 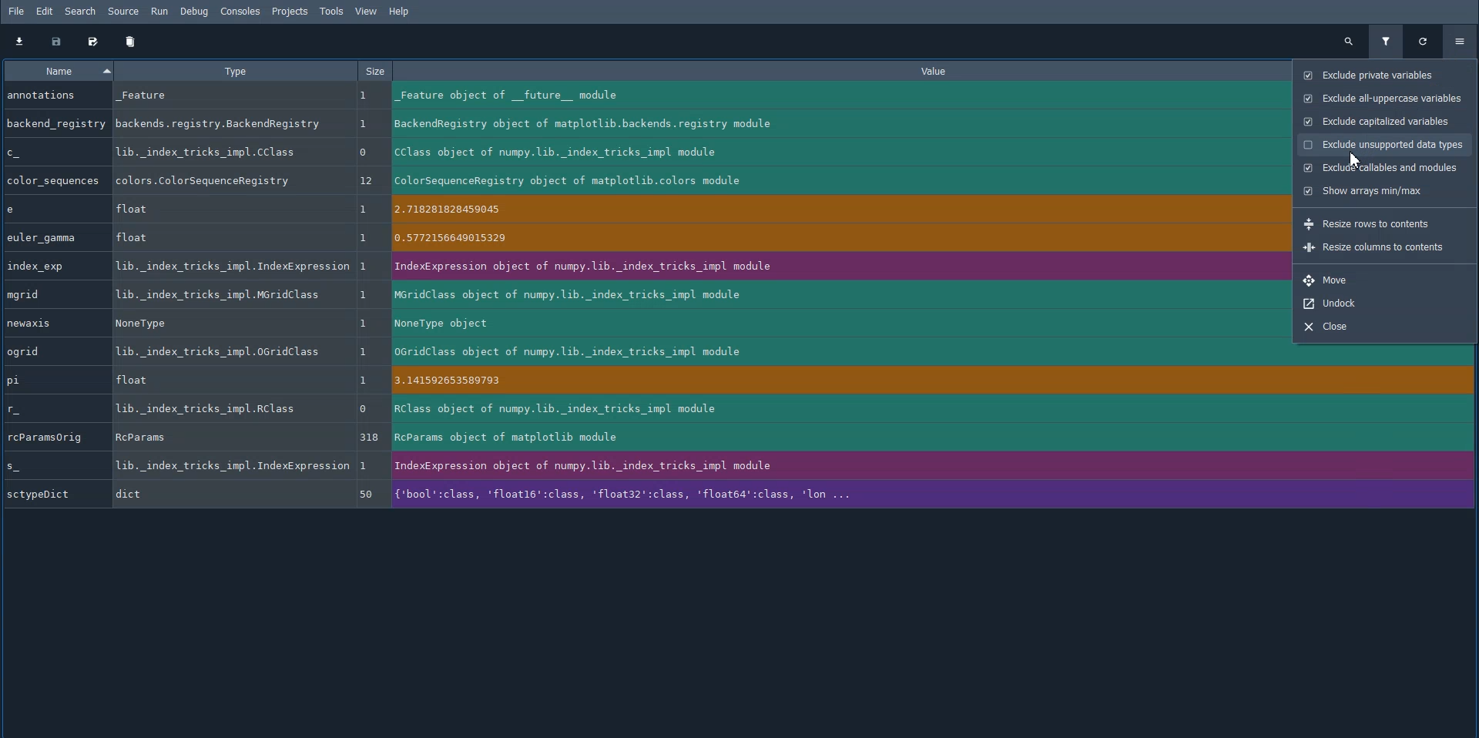 What do you see at coordinates (52, 179) in the screenshot?
I see `color_seuence` at bounding box center [52, 179].